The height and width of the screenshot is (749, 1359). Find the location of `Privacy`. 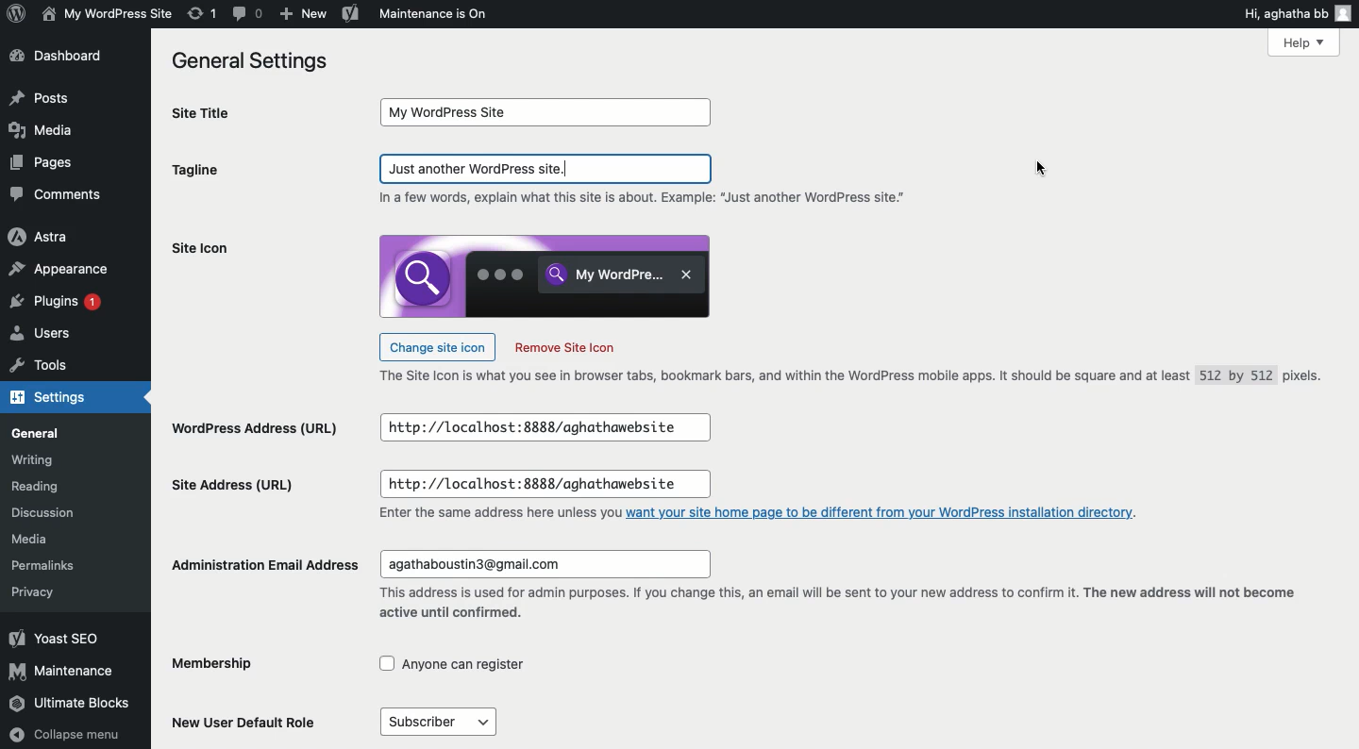

Privacy is located at coordinates (32, 591).